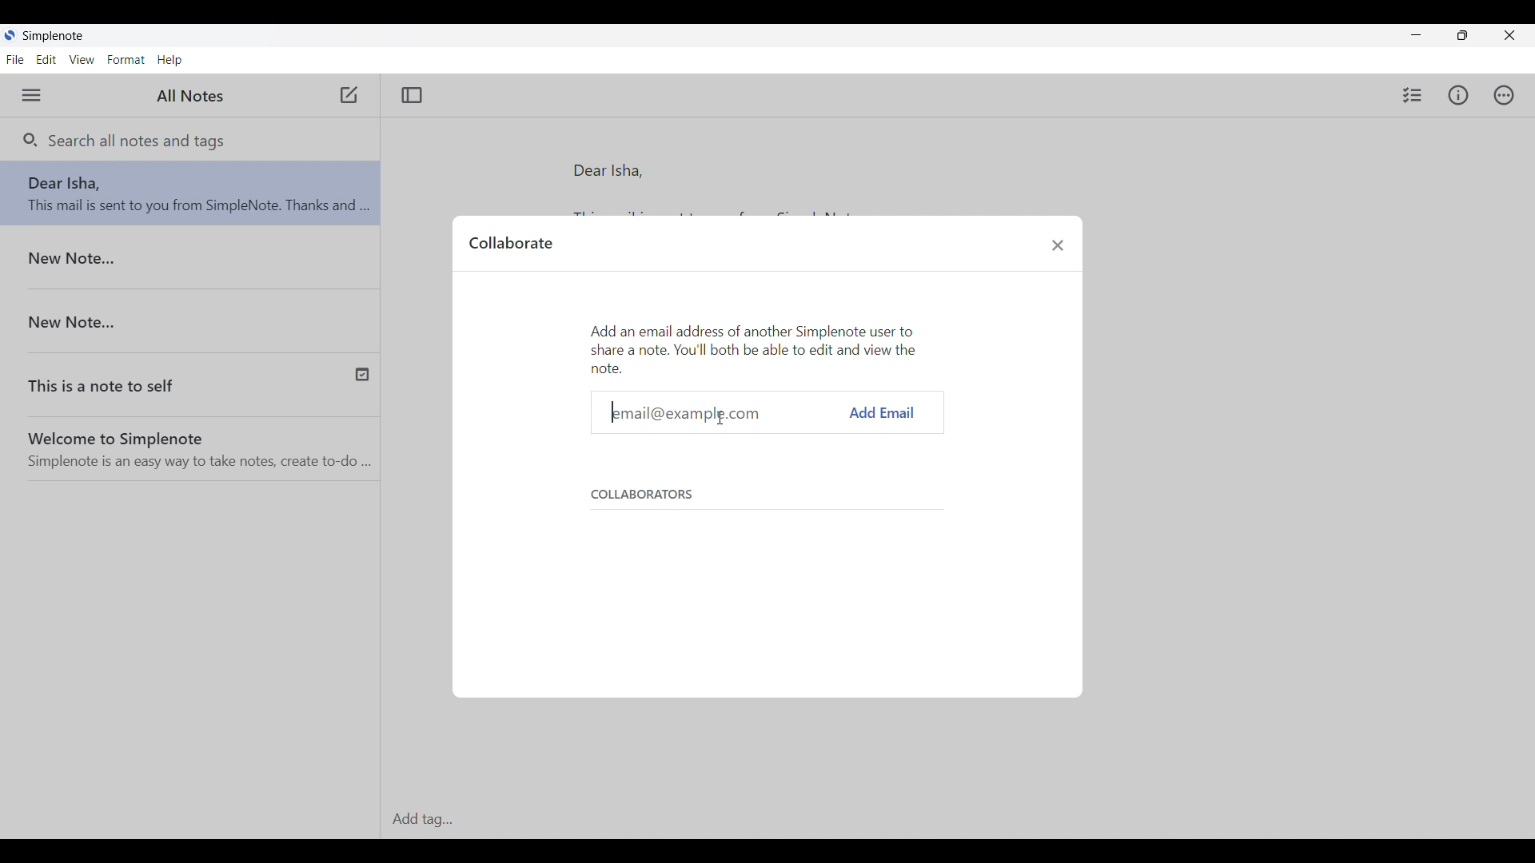 The height and width of the screenshot is (863, 1535). What do you see at coordinates (883, 413) in the screenshot?
I see `add mail` at bounding box center [883, 413].